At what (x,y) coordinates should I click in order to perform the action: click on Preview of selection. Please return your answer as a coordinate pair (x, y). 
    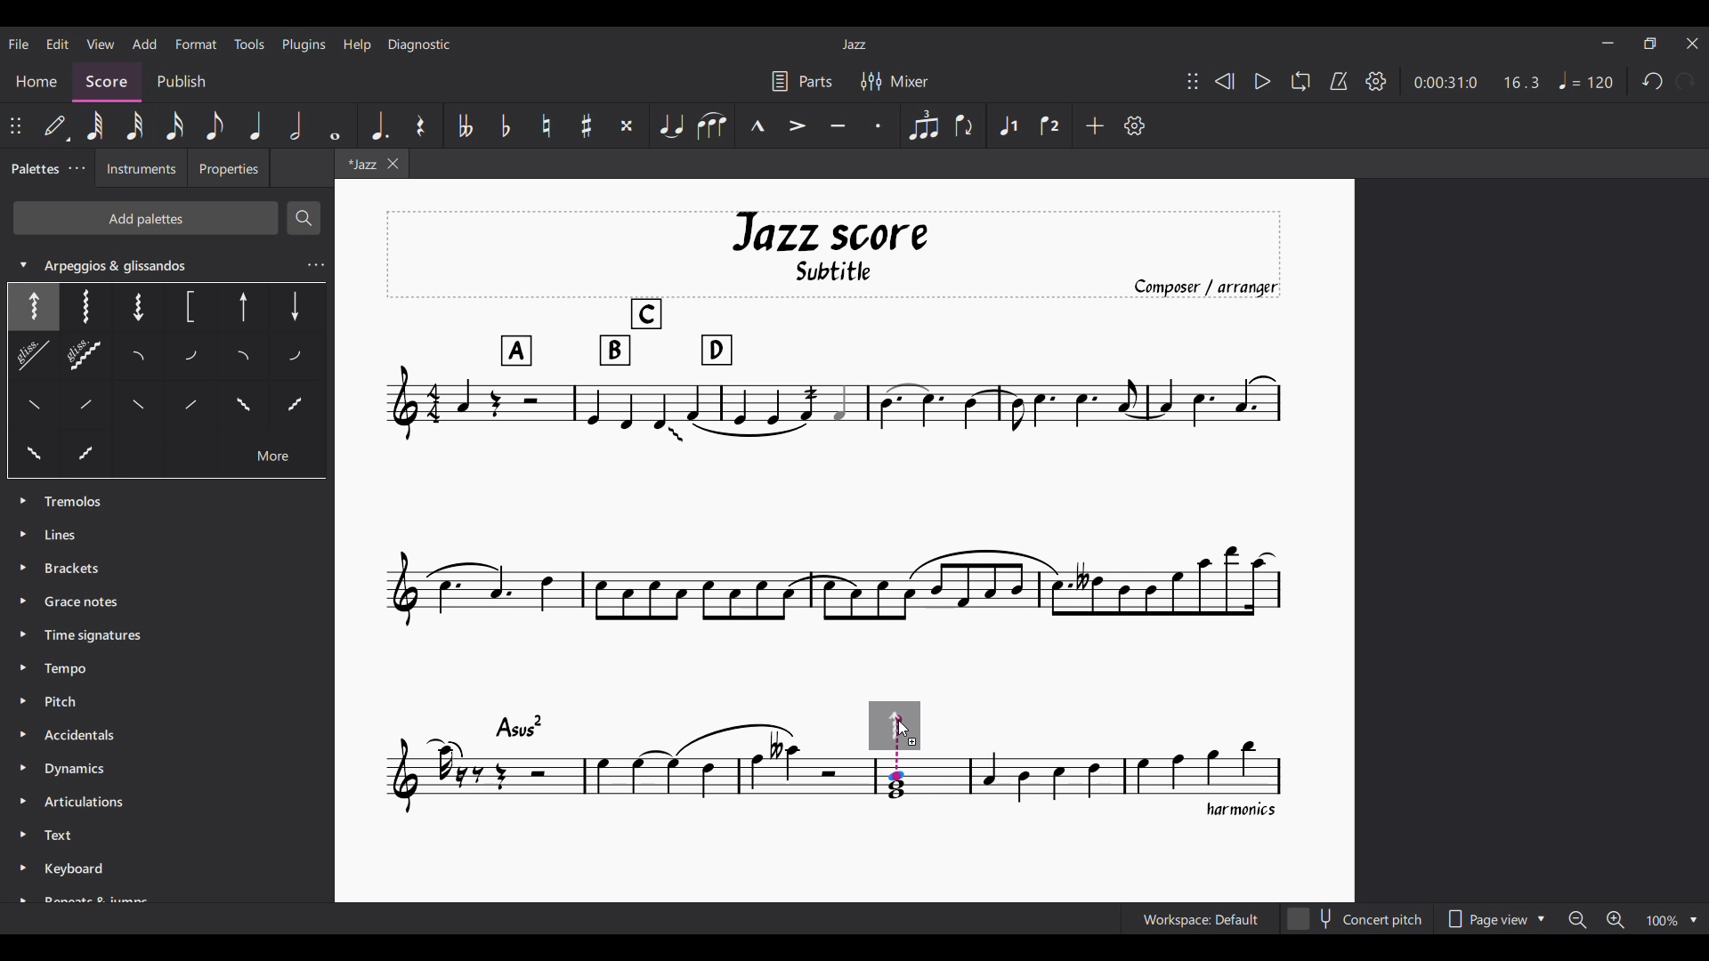
    Looking at the image, I should click on (895, 725).